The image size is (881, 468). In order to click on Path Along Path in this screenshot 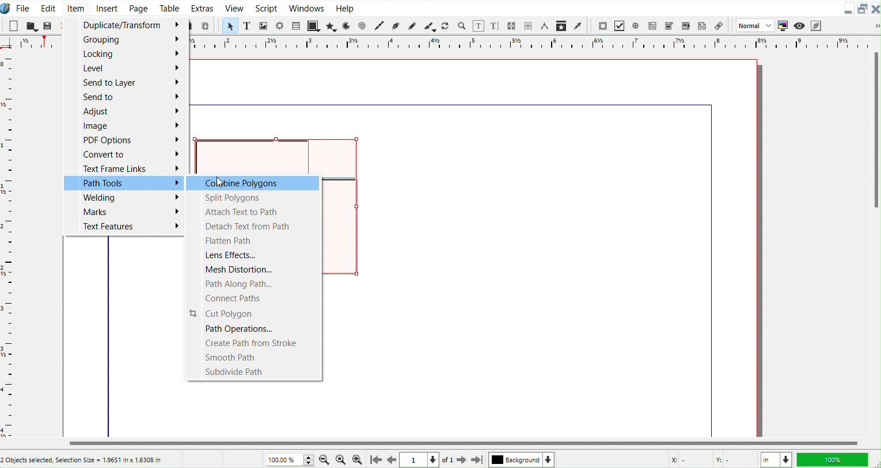, I will do `click(253, 283)`.